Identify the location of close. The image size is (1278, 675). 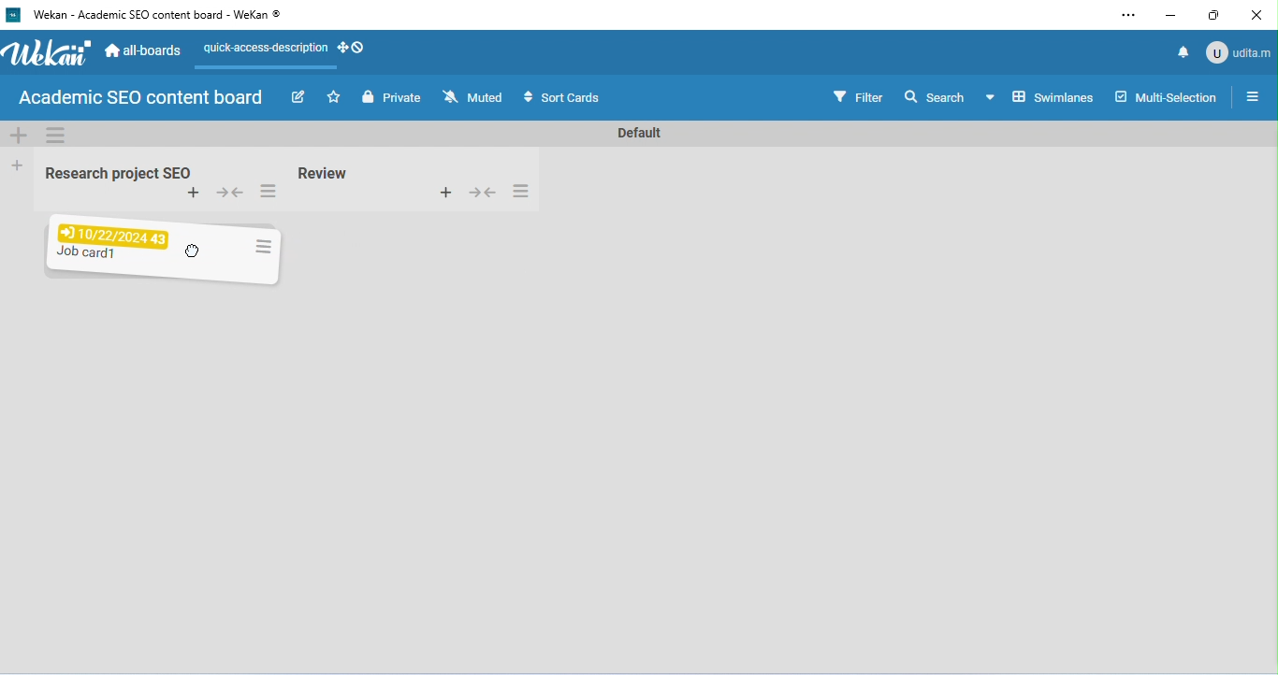
(1254, 16).